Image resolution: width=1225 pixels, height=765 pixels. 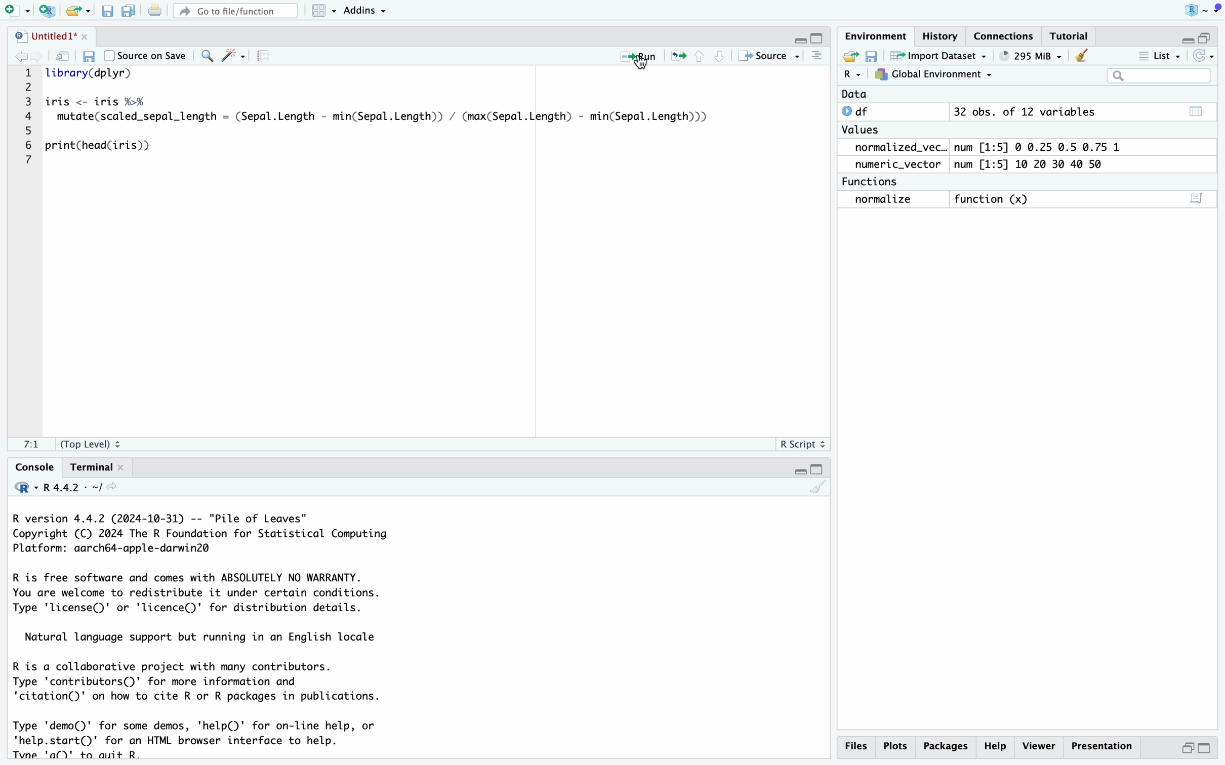 What do you see at coordinates (87, 56) in the screenshot?
I see `Save` at bounding box center [87, 56].